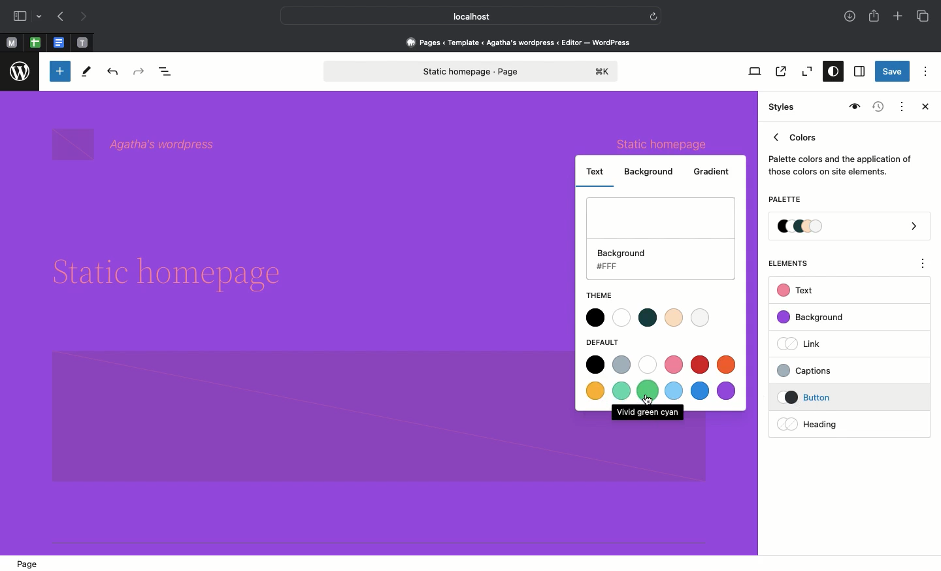  What do you see at coordinates (827, 423) in the screenshot?
I see `Headings` at bounding box center [827, 423].